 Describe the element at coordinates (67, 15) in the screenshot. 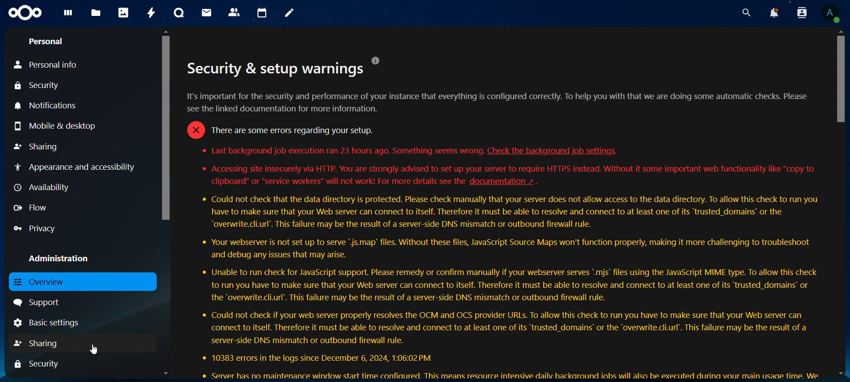

I see `dashboard` at that location.